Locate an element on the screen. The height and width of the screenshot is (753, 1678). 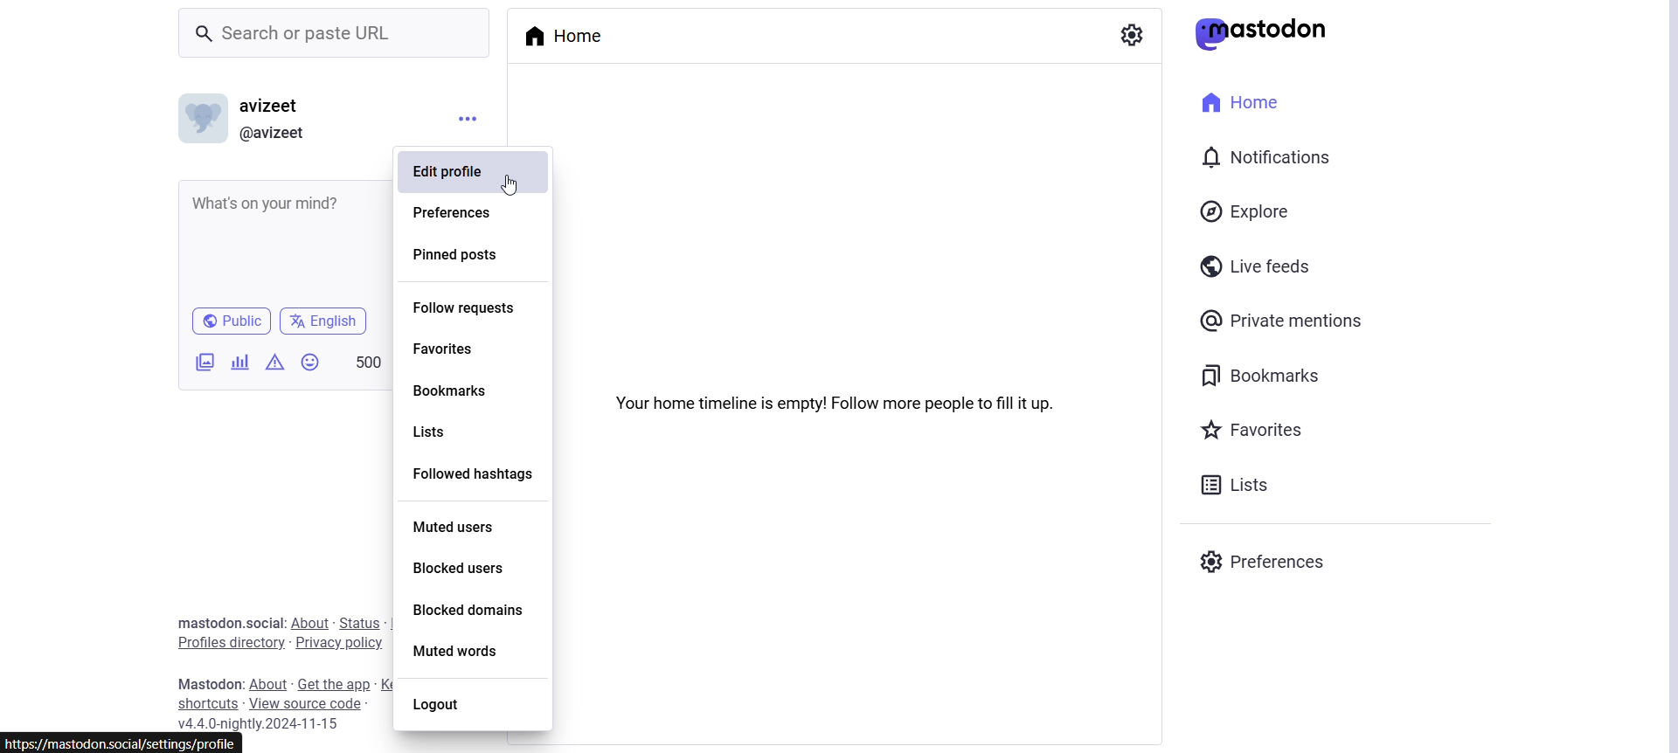
Blocked Users is located at coordinates (462, 569).